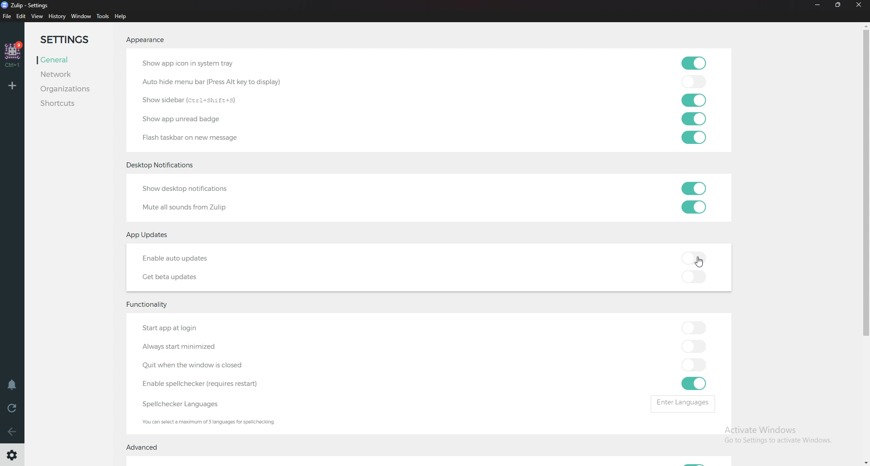  What do you see at coordinates (179, 405) in the screenshot?
I see `Spell checker languages` at bounding box center [179, 405].